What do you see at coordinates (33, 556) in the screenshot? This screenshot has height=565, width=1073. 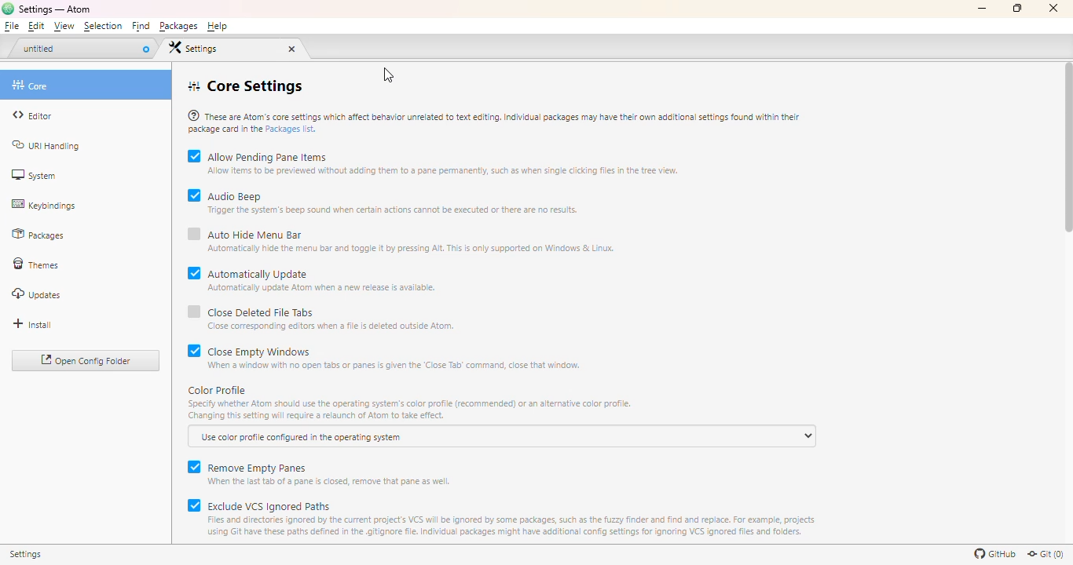 I see `settings` at bounding box center [33, 556].